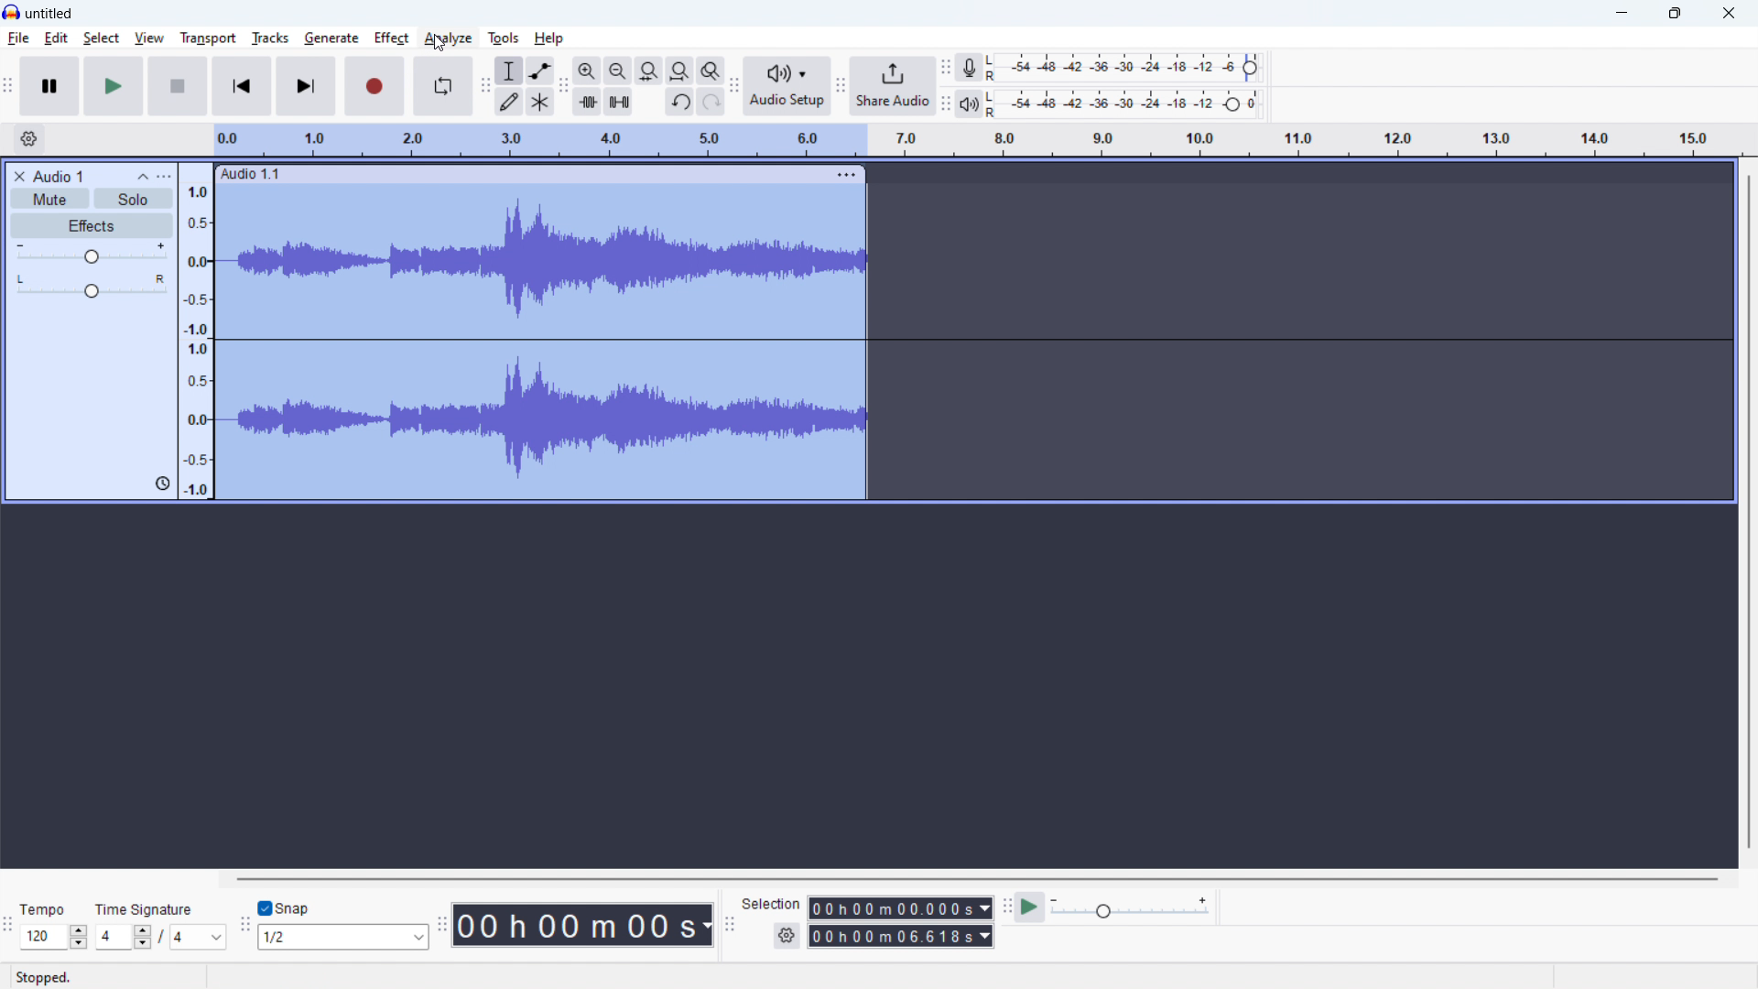 The image size is (1758, 989). Describe the element at coordinates (28, 139) in the screenshot. I see `timeline settings` at that location.